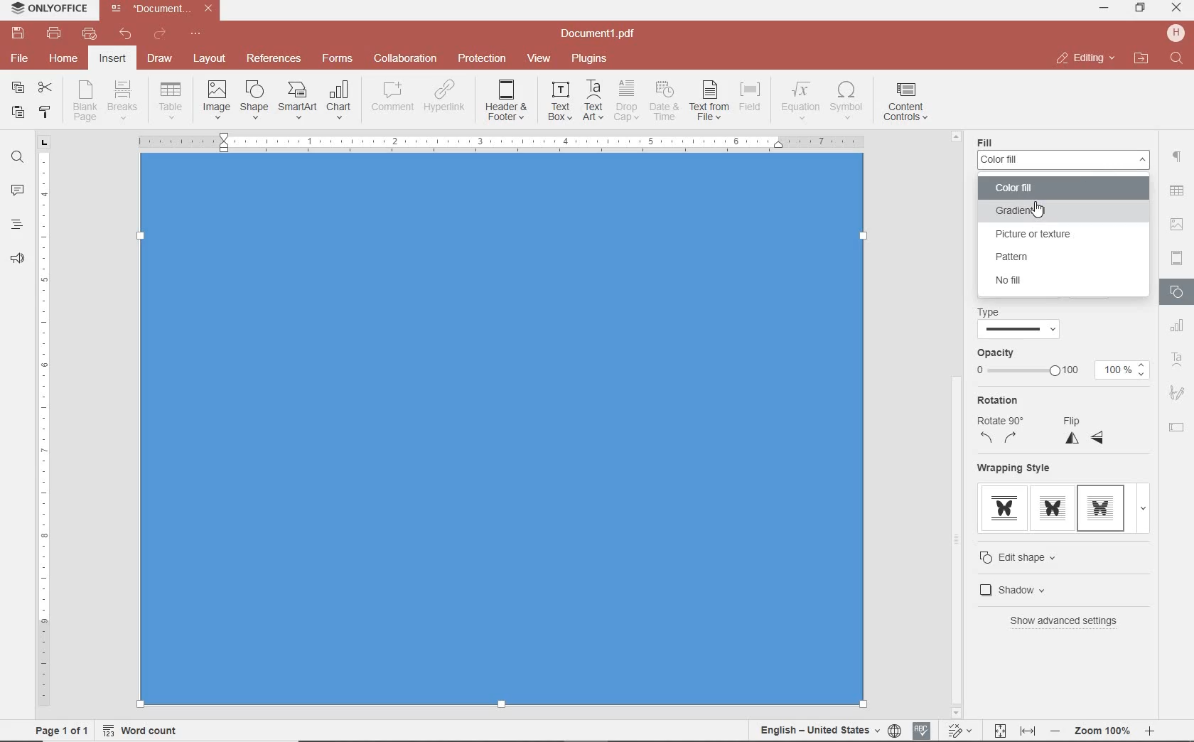 Image resolution: width=1194 pixels, height=742 pixels. Describe the element at coordinates (1032, 233) in the screenshot. I see `PICTURE OR TEXTURE` at that location.